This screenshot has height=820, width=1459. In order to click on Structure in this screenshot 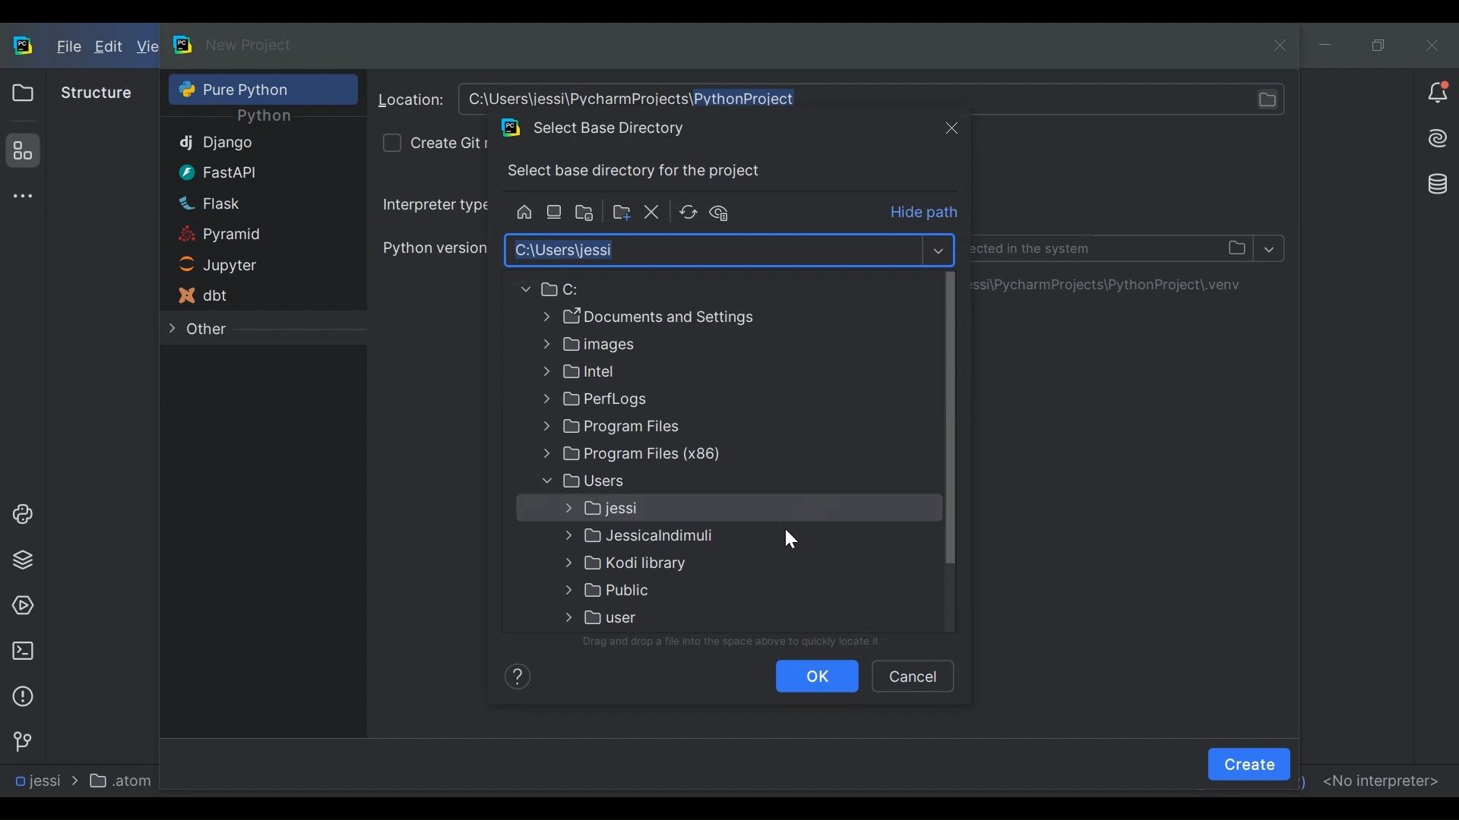, I will do `click(20, 150)`.